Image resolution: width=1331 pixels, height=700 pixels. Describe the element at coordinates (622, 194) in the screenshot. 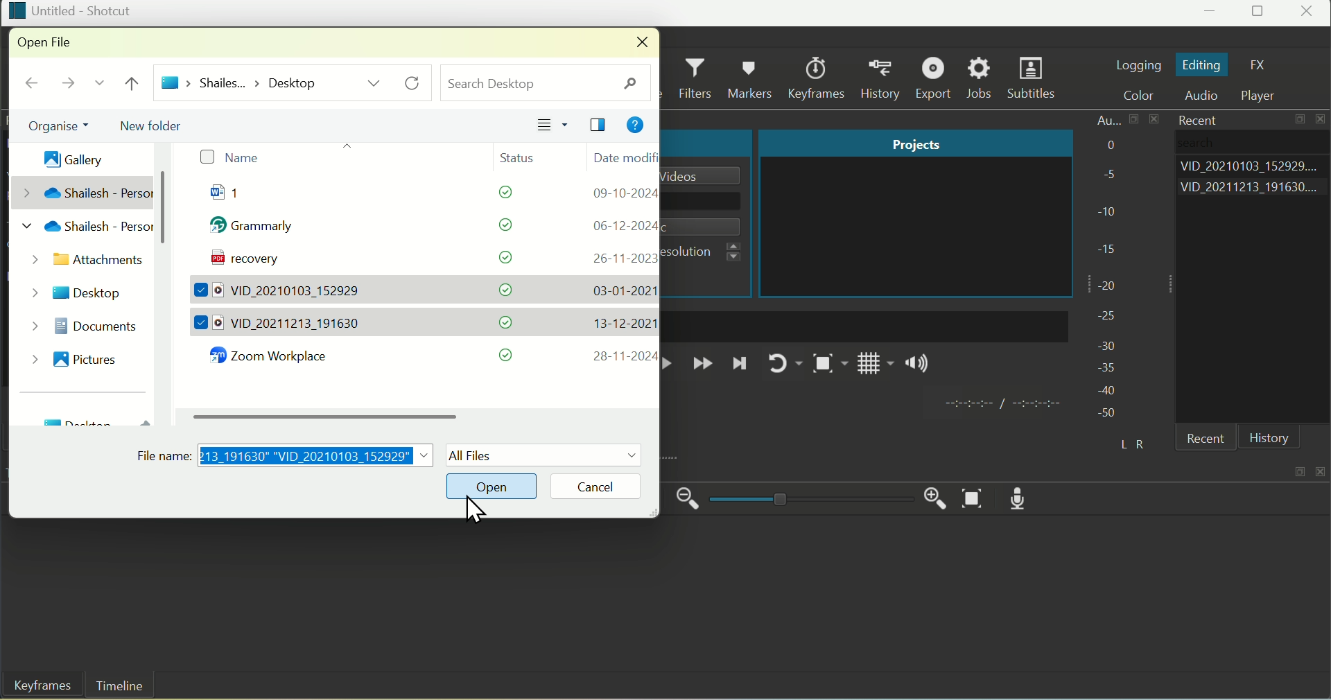

I see `date` at that location.